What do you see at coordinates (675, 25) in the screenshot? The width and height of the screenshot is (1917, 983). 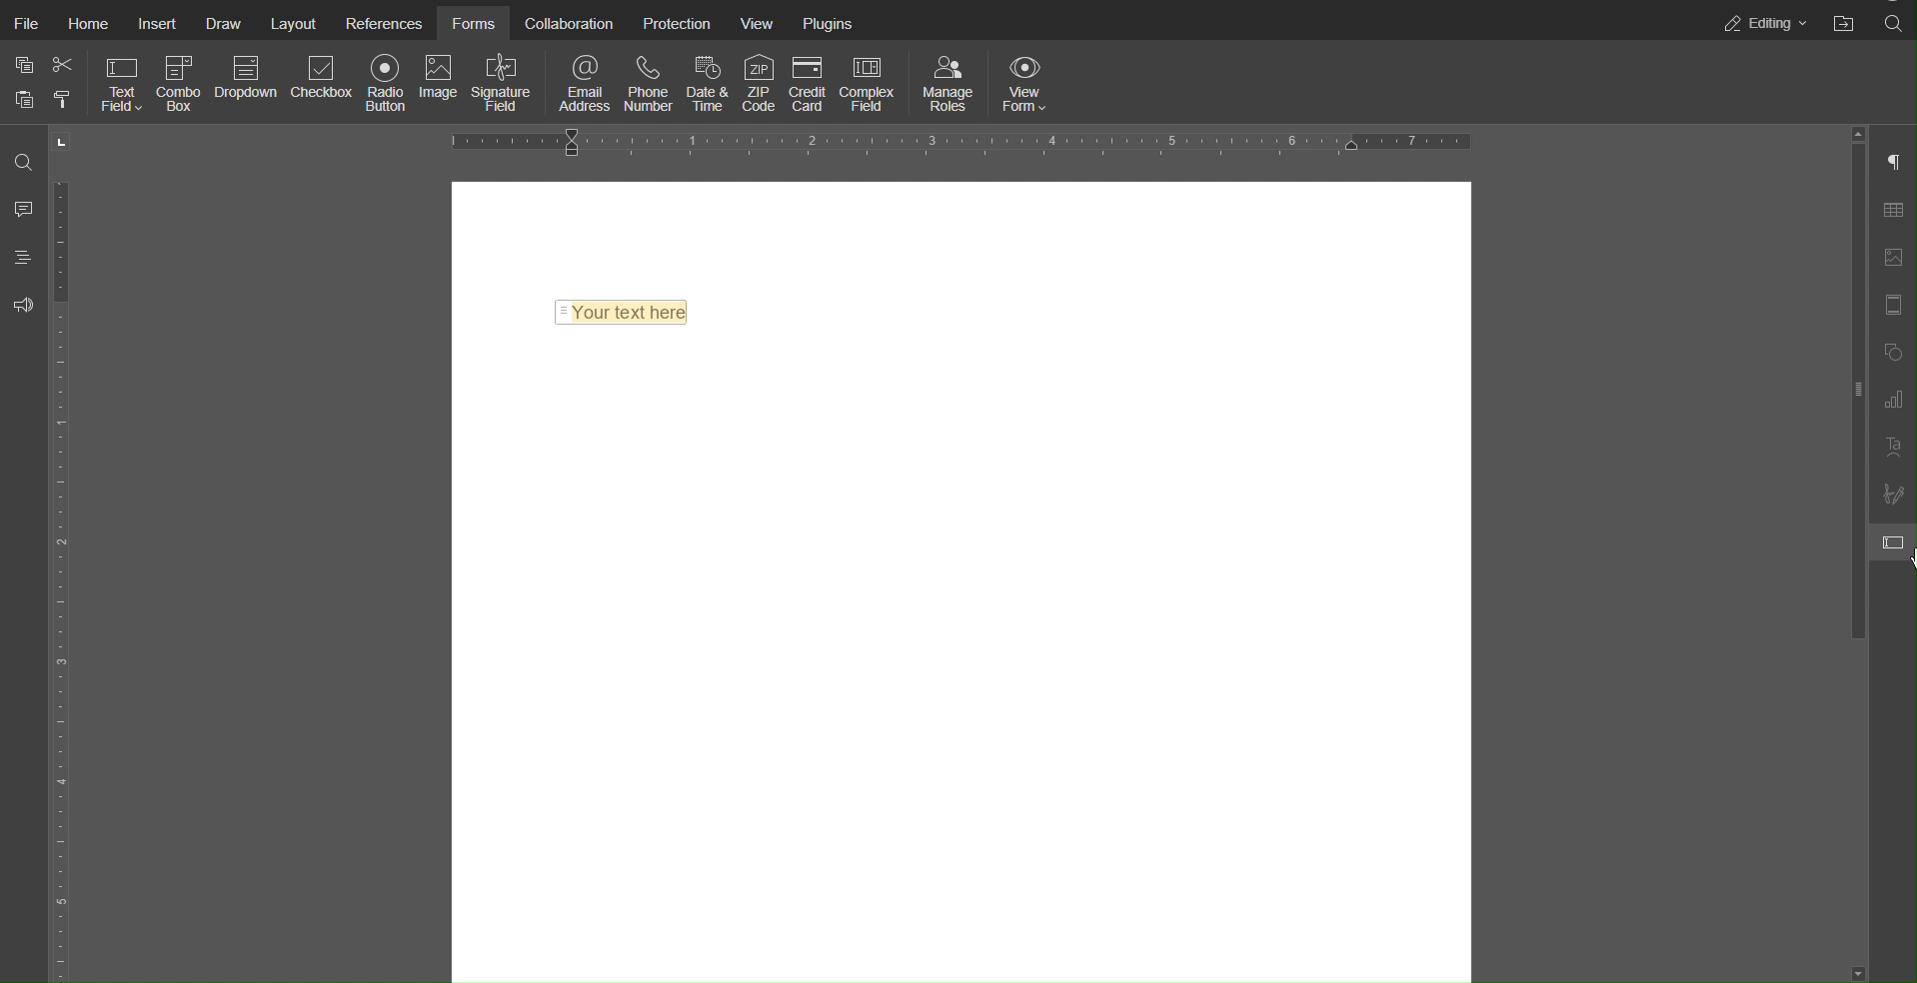 I see `Protection` at bounding box center [675, 25].